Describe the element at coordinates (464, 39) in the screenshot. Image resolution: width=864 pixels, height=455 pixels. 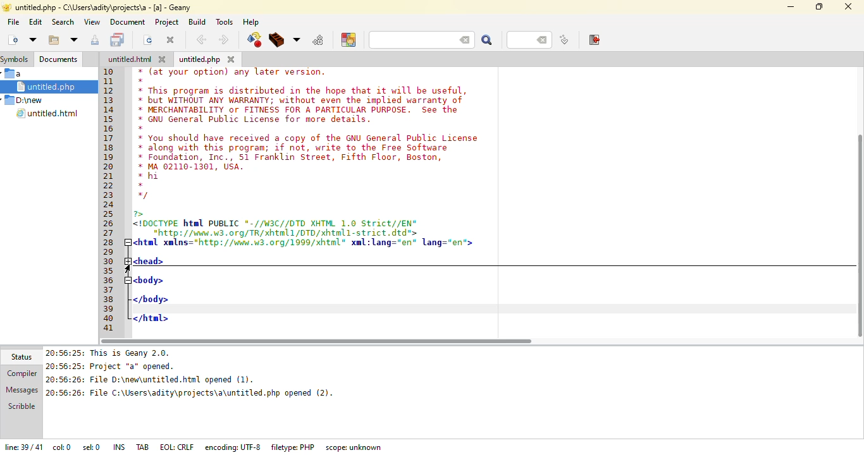
I see `back space` at that location.